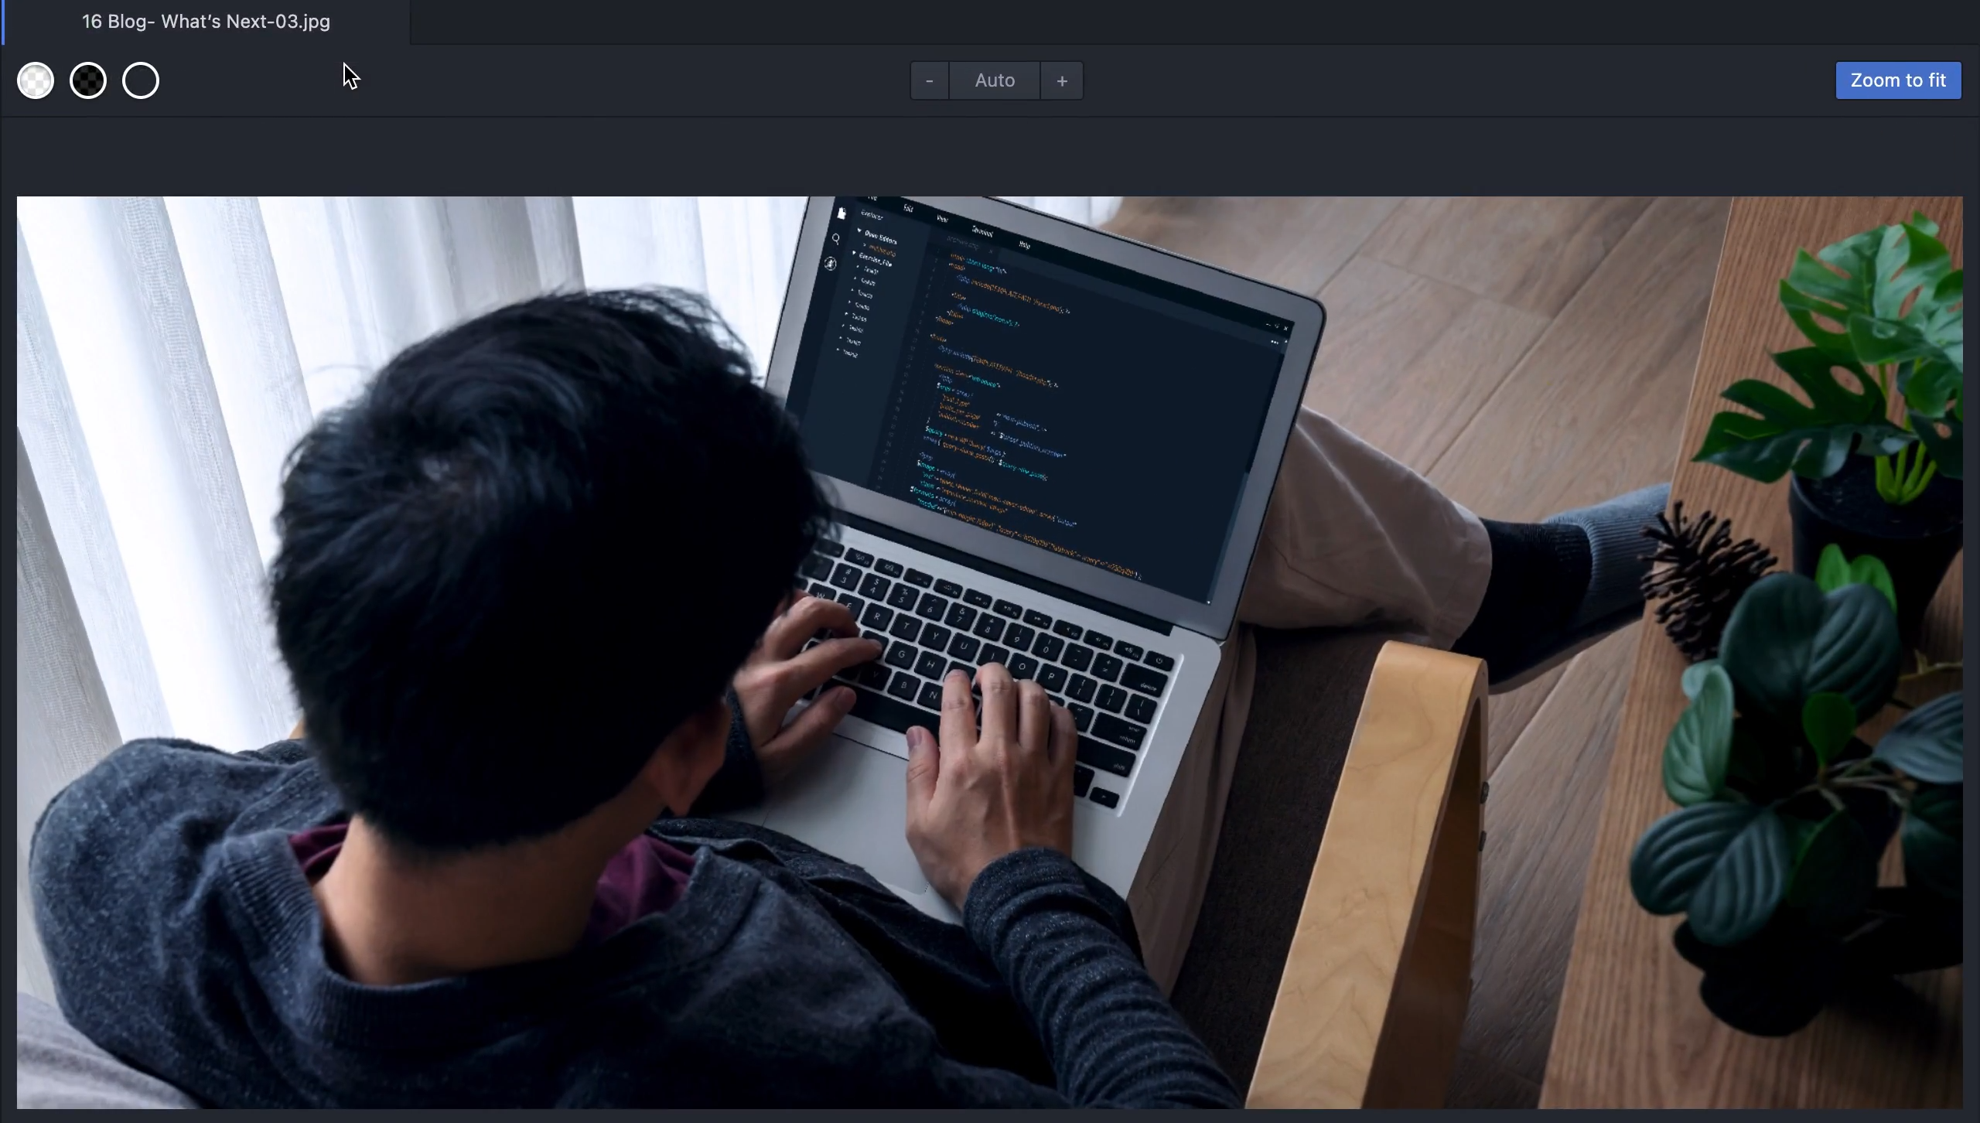 Image resolution: width=1980 pixels, height=1123 pixels. What do you see at coordinates (93, 89) in the screenshot?
I see `use black transparent background` at bounding box center [93, 89].